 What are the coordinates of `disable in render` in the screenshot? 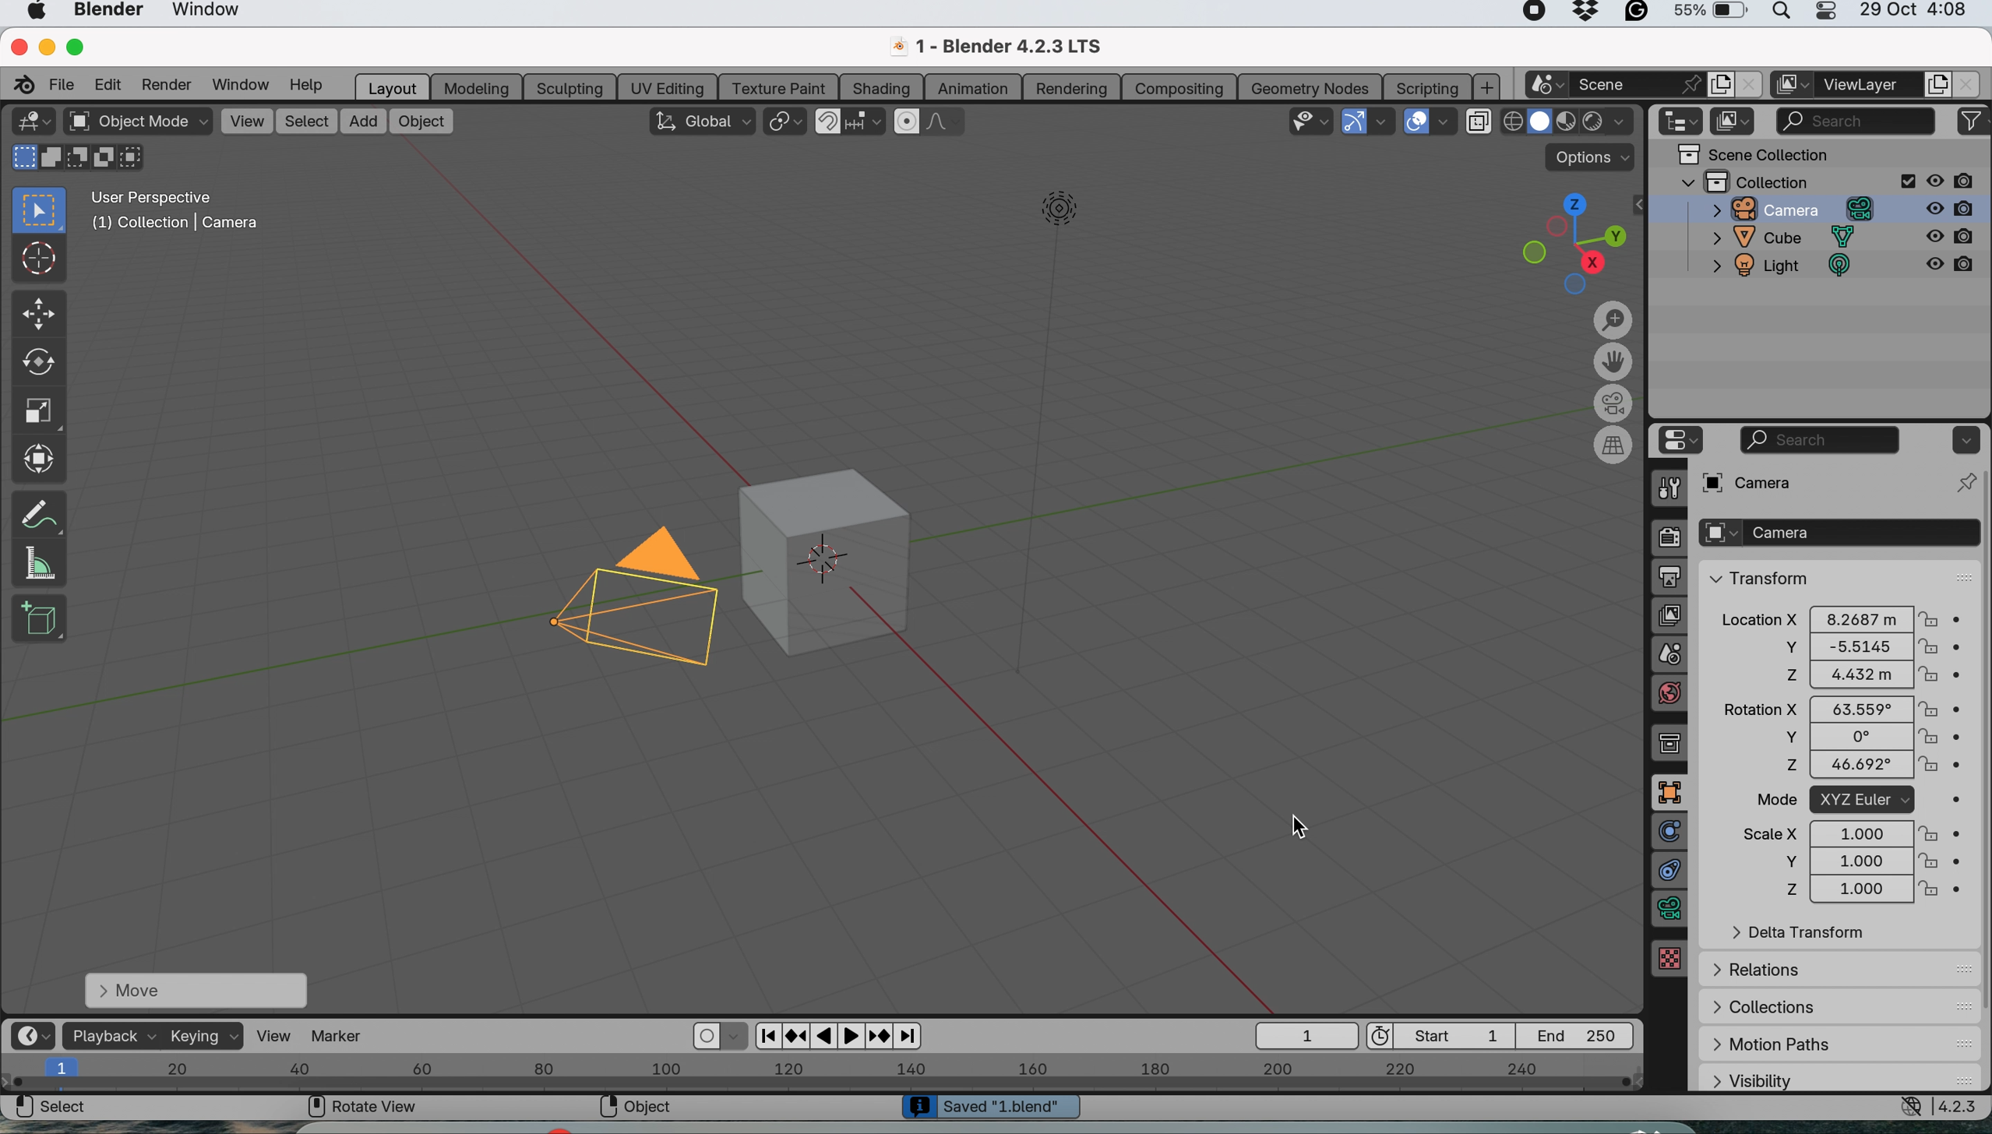 It's located at (1953, 207).